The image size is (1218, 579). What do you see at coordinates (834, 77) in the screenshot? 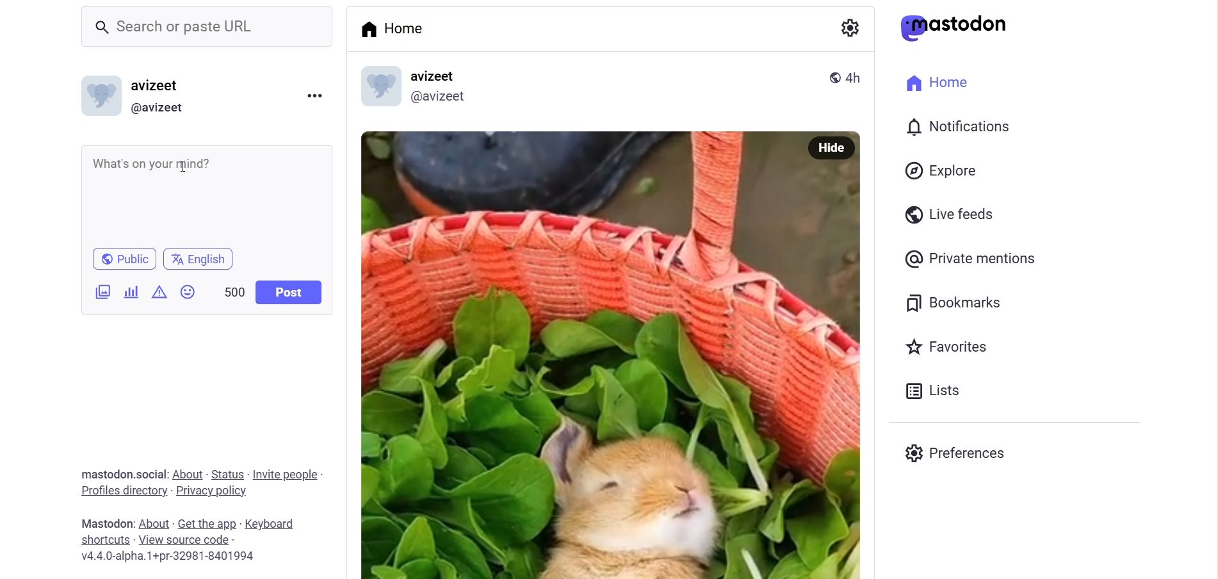
I see `public` at bounding box center [834, 77].